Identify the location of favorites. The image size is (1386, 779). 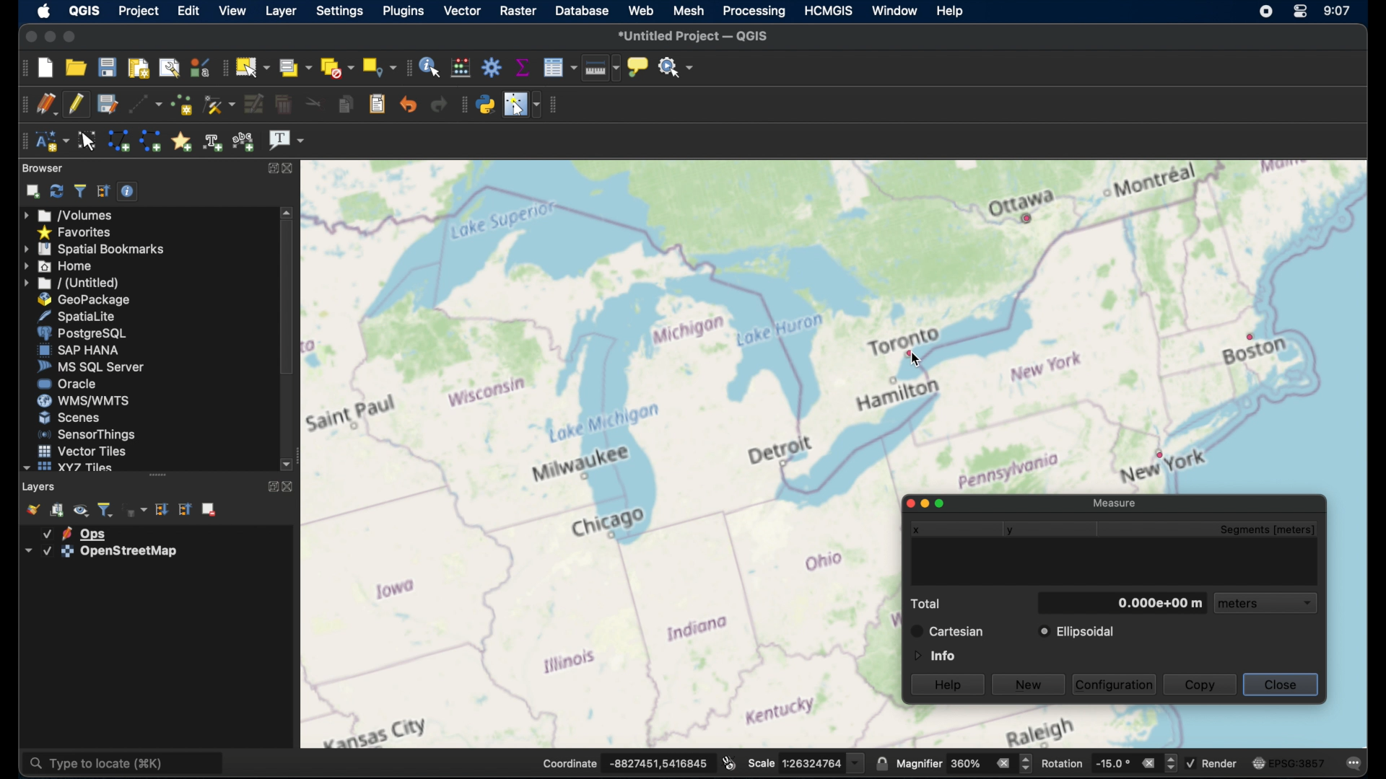
(77, 232).